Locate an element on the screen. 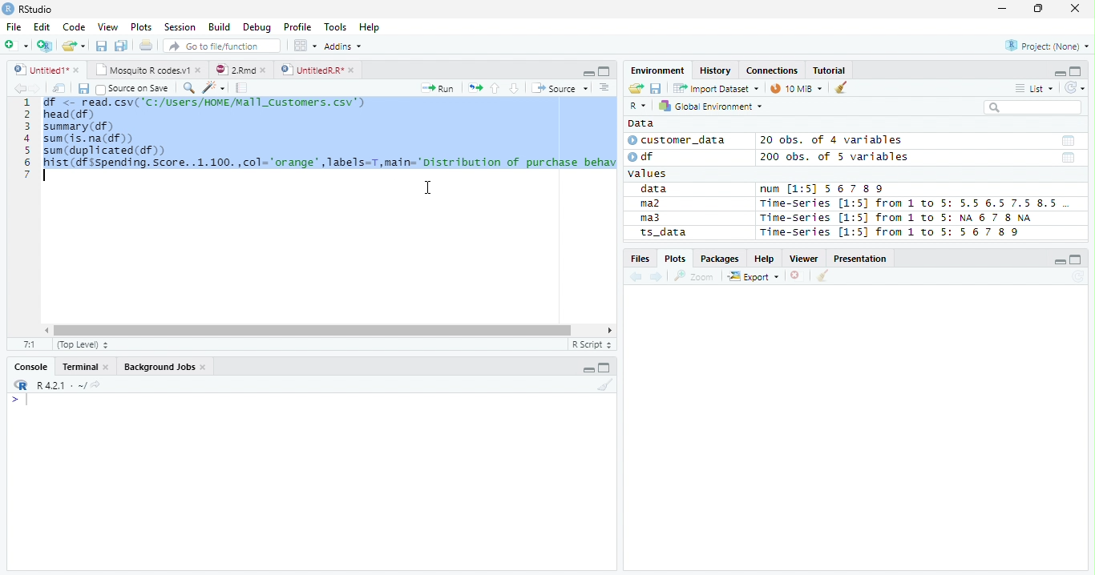 The height and width of the screenshot is (575, 1095). Clean is located at coordinates (605, 386).